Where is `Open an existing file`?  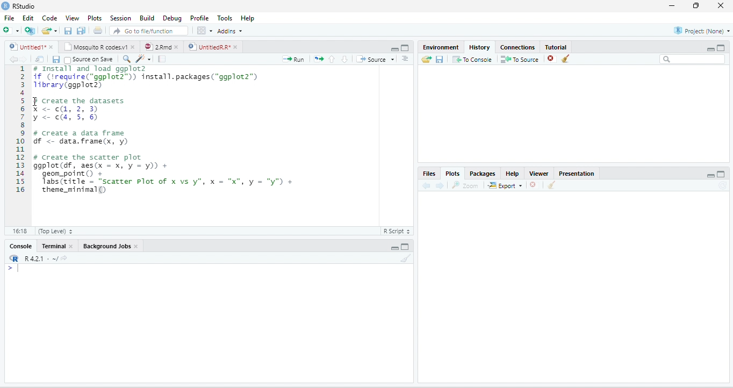
Open an existing file is located at coordinates (46, 31).